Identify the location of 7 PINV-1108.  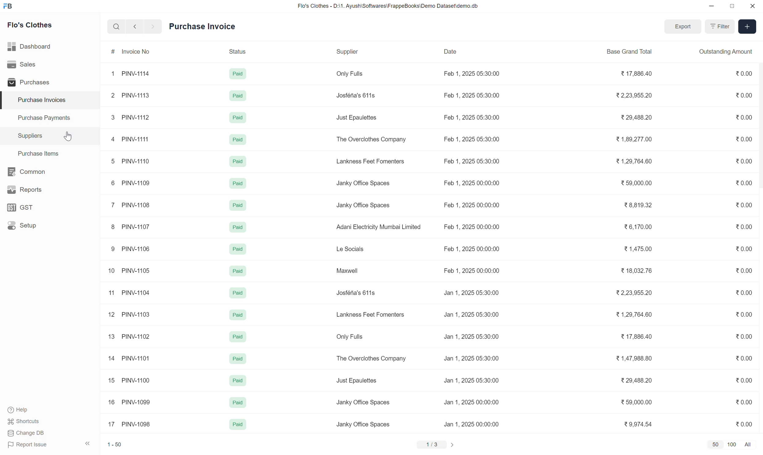
(131, 205).